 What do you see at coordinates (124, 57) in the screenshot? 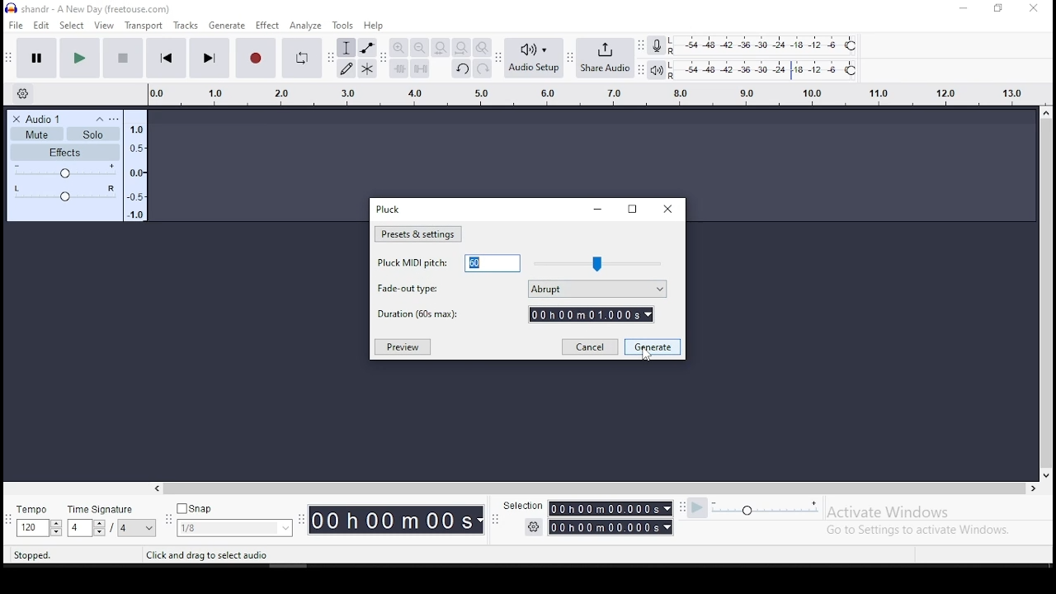
I see `stop` at bounding box center [124, 57].